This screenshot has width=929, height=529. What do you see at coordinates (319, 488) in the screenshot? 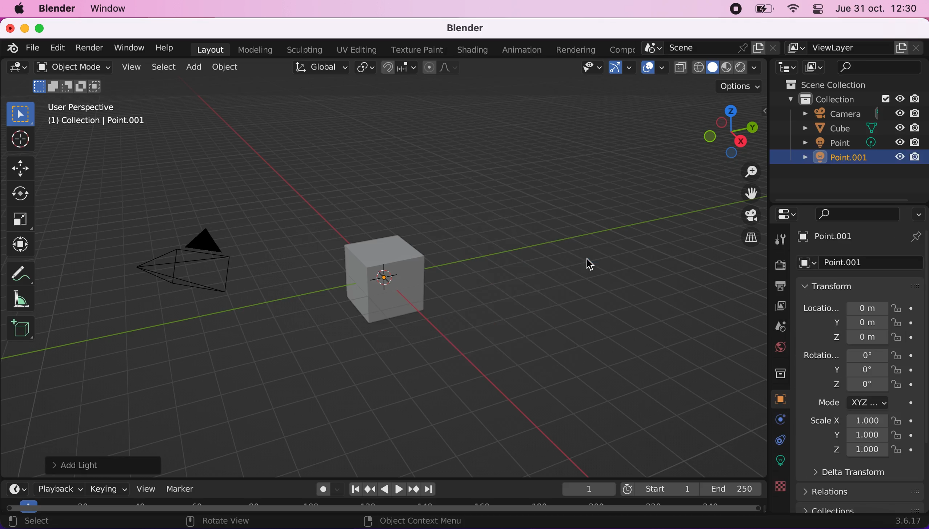
I see `auto keying` at bounding box center [319, 488].